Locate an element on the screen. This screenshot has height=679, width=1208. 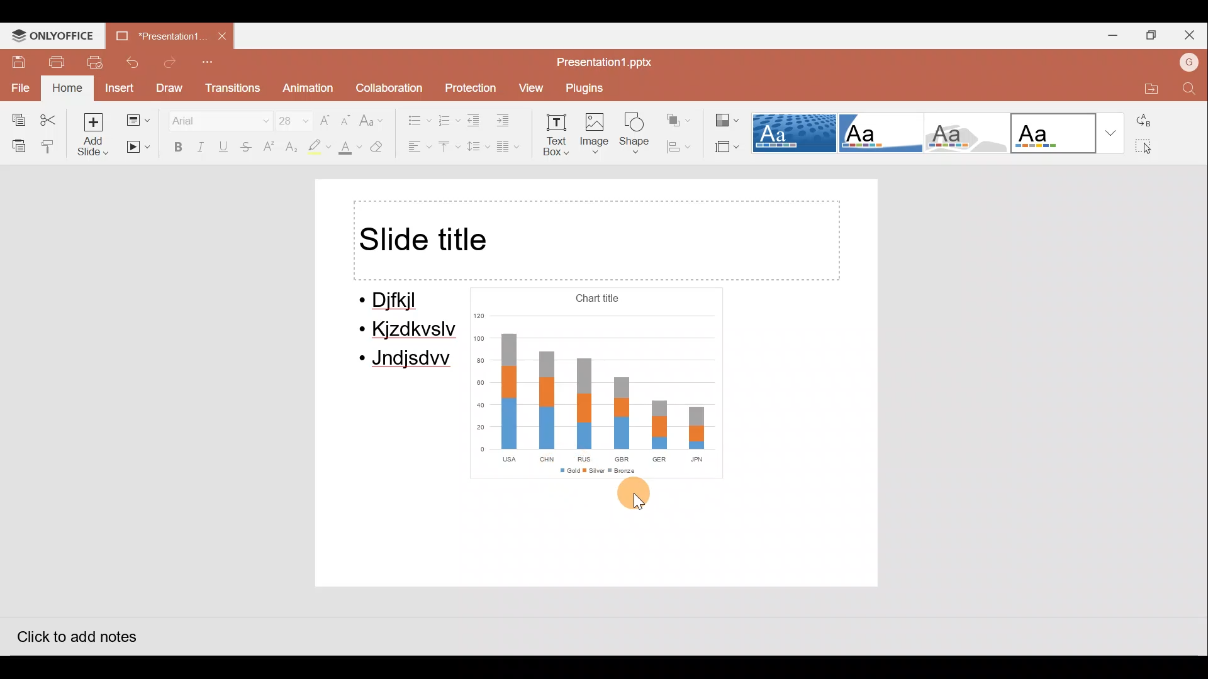
Increase font size is located at coordinates (326, 116).